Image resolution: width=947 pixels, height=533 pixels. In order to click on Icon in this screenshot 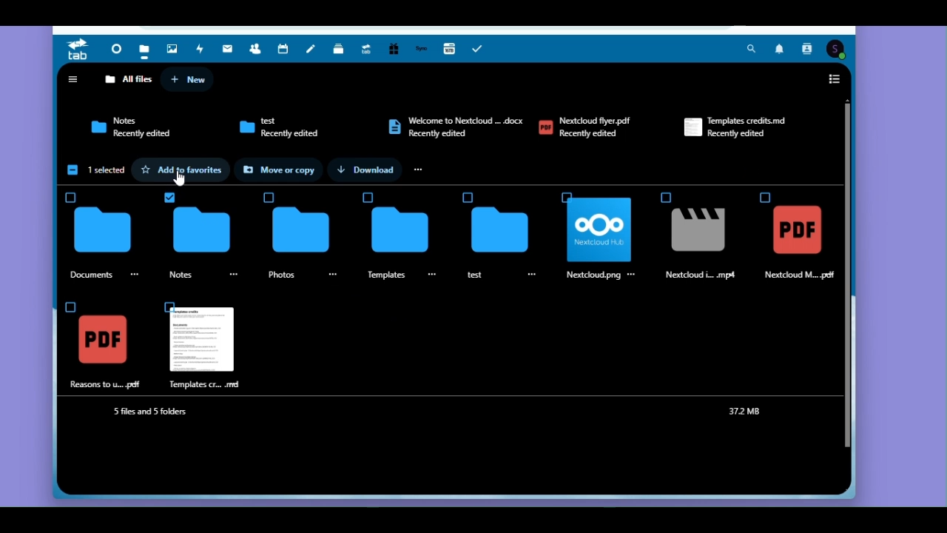, I will do `click(698, 231)`.